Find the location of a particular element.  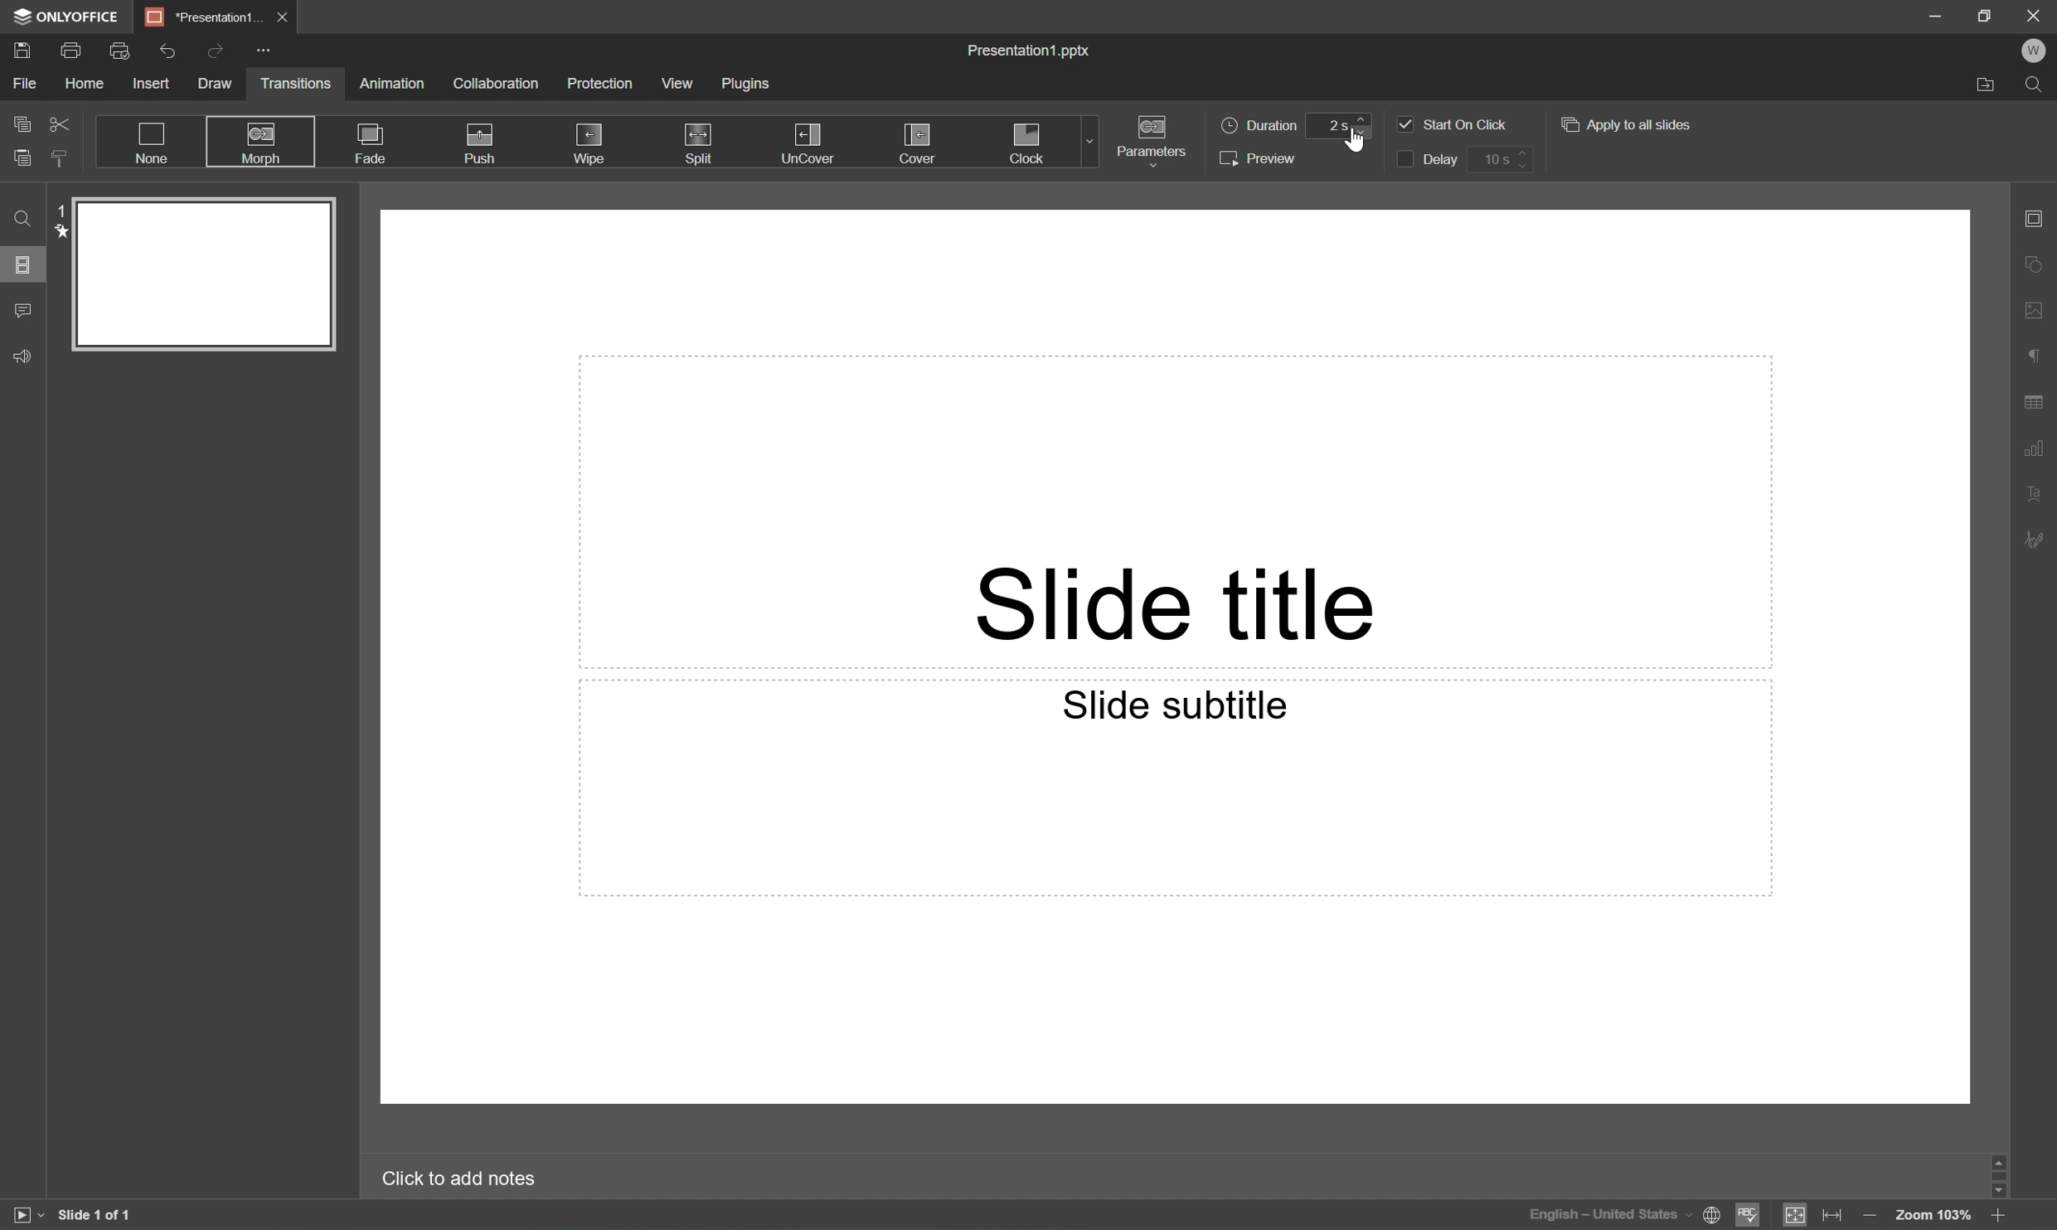

Paste is located at coordinates (26, 158).